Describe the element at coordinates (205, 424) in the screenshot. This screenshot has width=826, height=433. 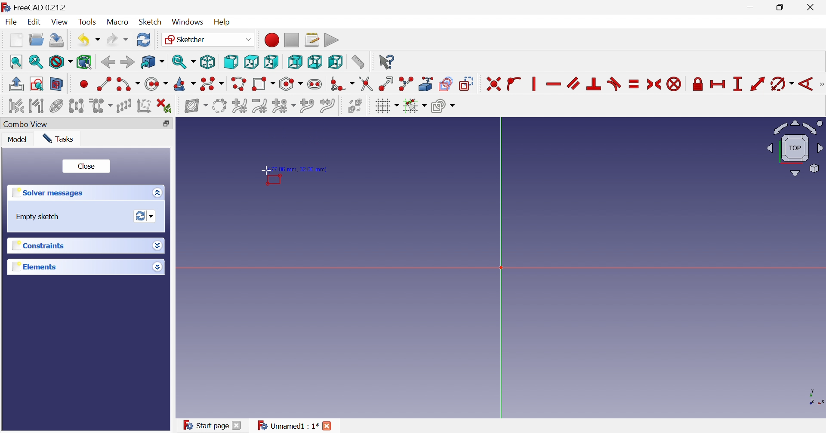
I see `Start page` at that location.